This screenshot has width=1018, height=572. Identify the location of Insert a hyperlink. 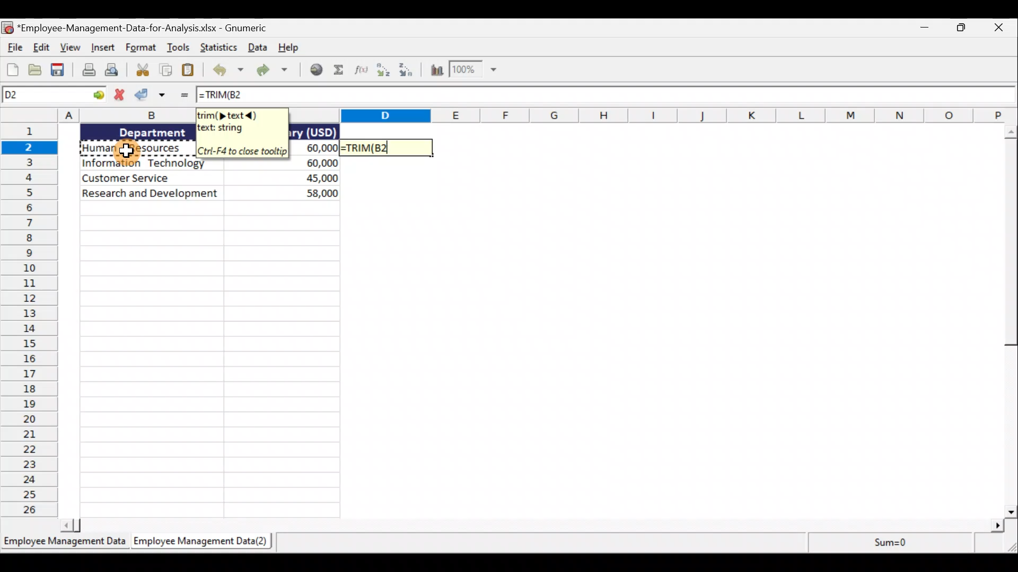
(318, 70).